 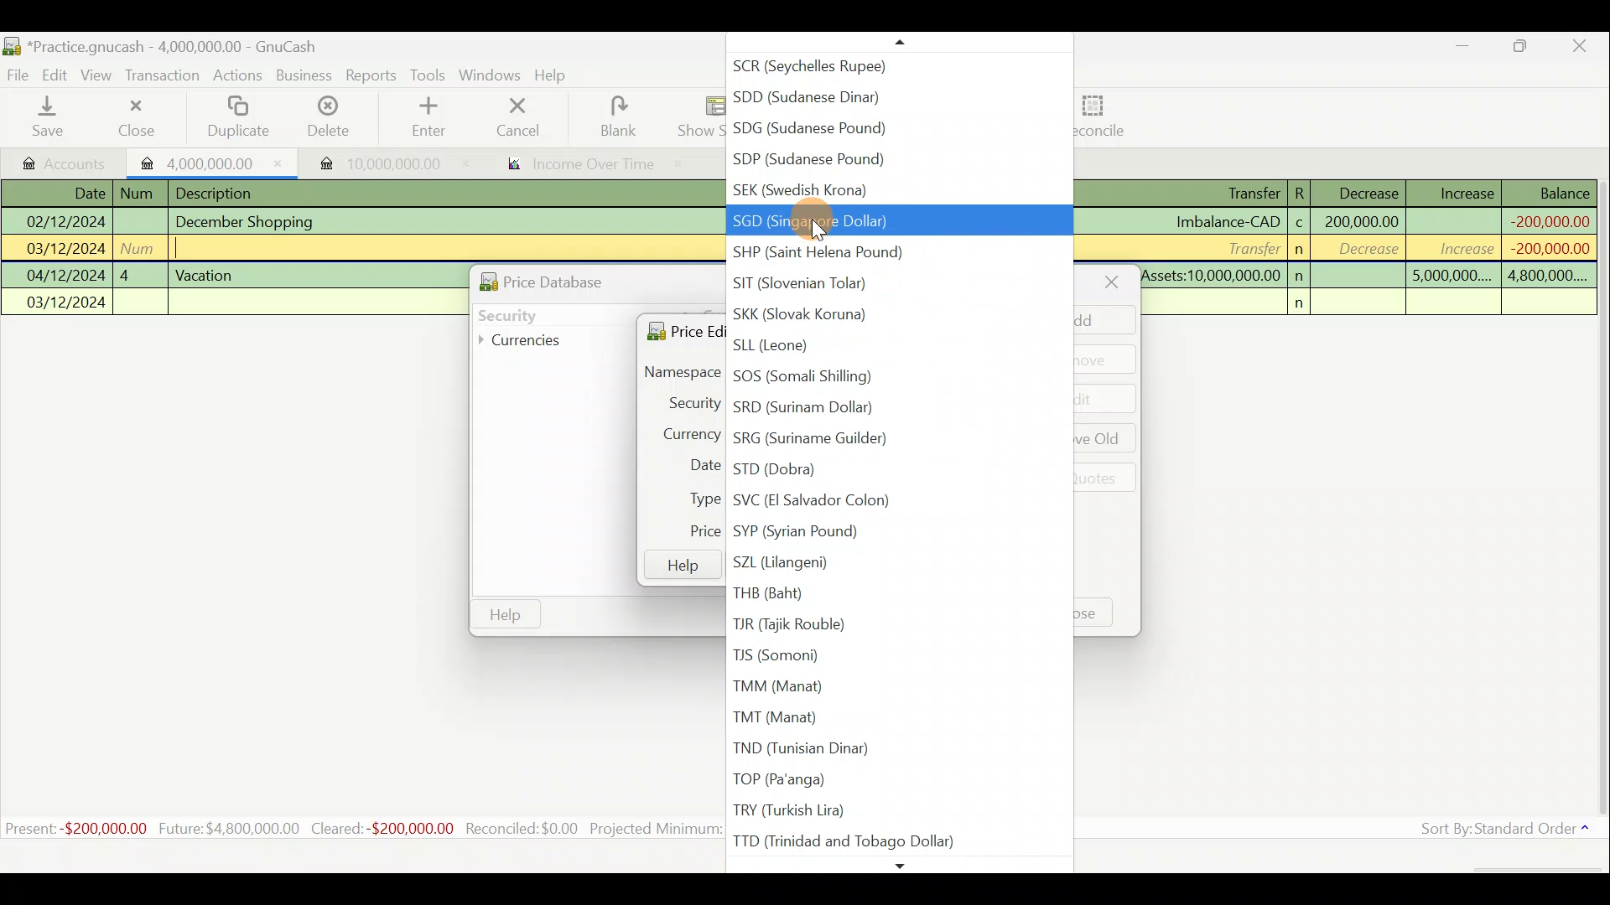 What do you see at coordinates (1227, 221) in the screenshot?
I see `Imbalance-CAD` at bounding box center [1227, 221].